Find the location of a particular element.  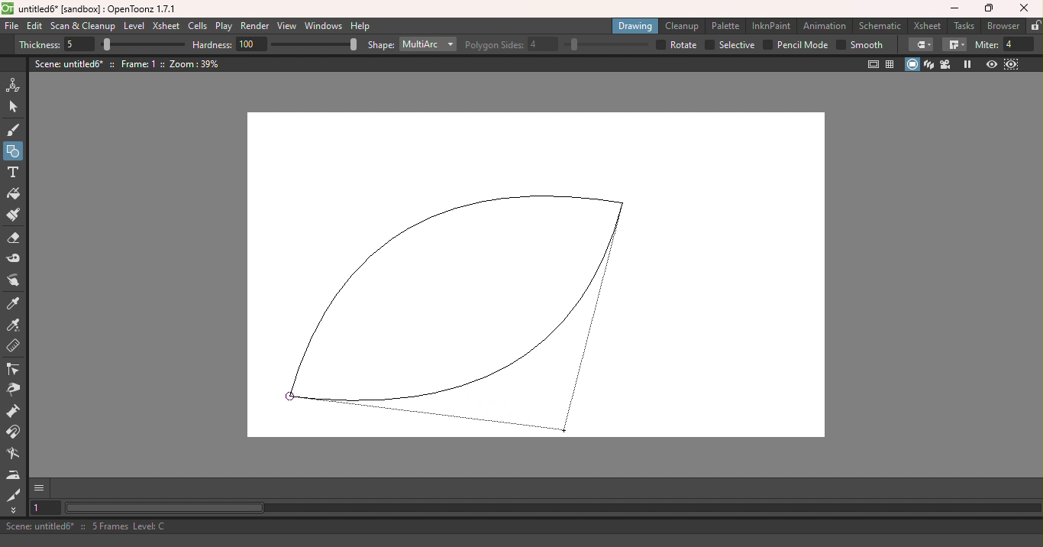

Close is located at coordinates (1026, 8).